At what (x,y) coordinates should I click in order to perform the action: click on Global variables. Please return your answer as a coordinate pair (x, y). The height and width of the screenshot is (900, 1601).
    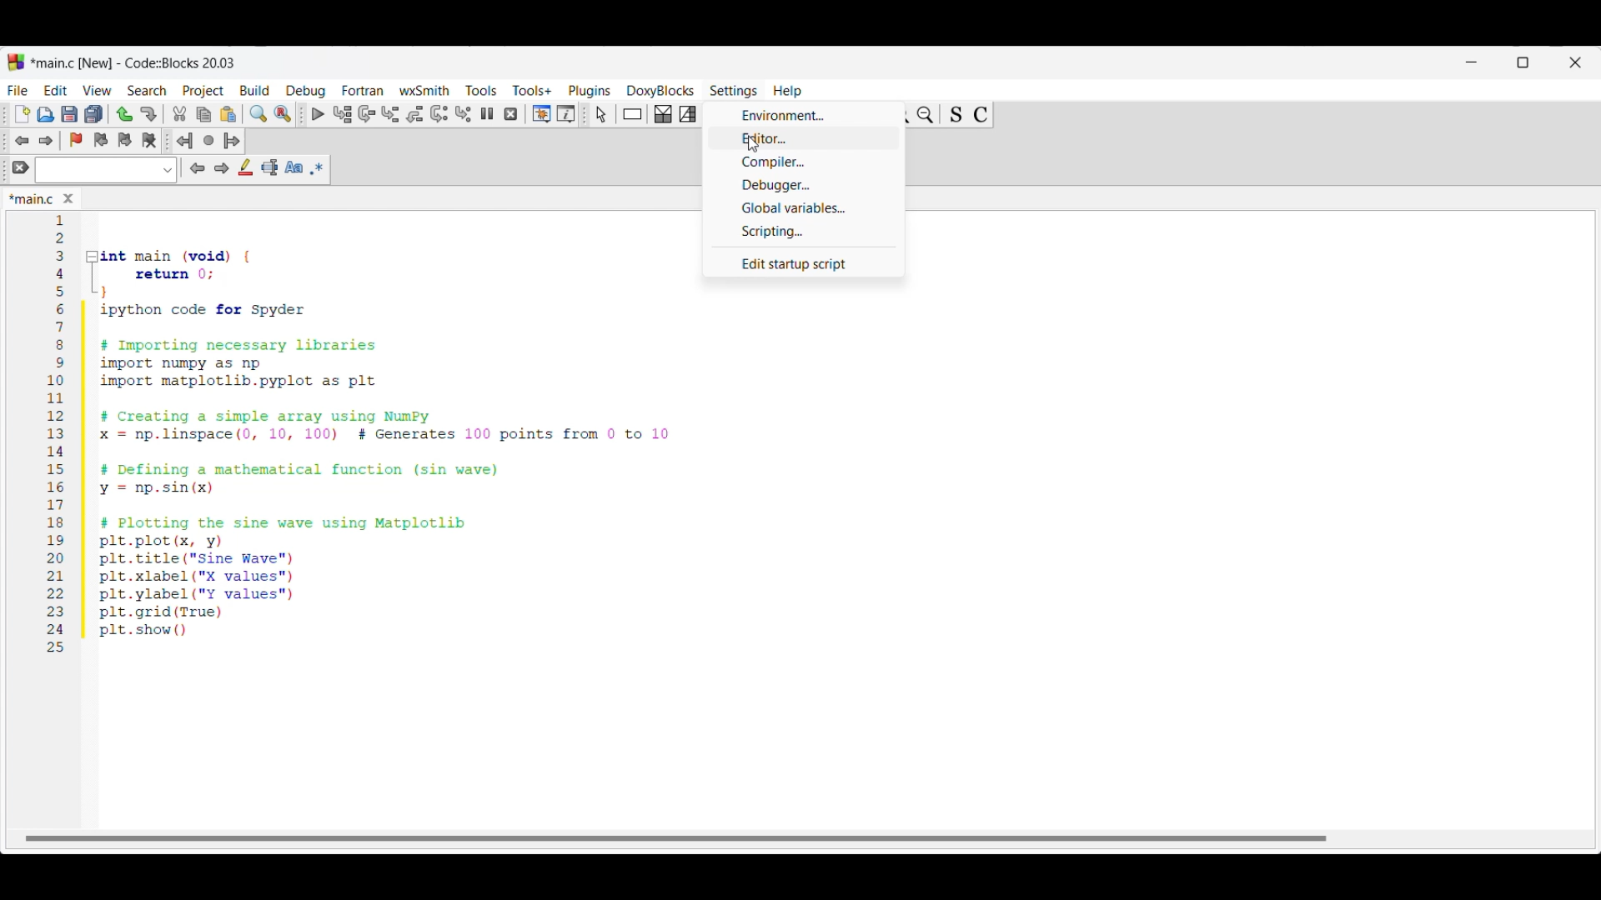
    Looking at the image, I should click on (803, 207).